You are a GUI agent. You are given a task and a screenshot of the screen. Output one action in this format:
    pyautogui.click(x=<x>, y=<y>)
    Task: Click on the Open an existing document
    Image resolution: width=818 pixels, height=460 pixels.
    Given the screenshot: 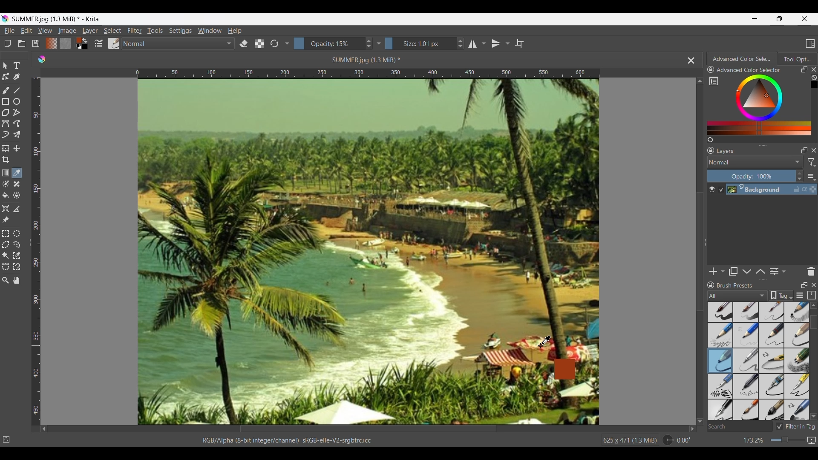 What is the action you would take?
    pyautogui.click(x=22, y=44)
    